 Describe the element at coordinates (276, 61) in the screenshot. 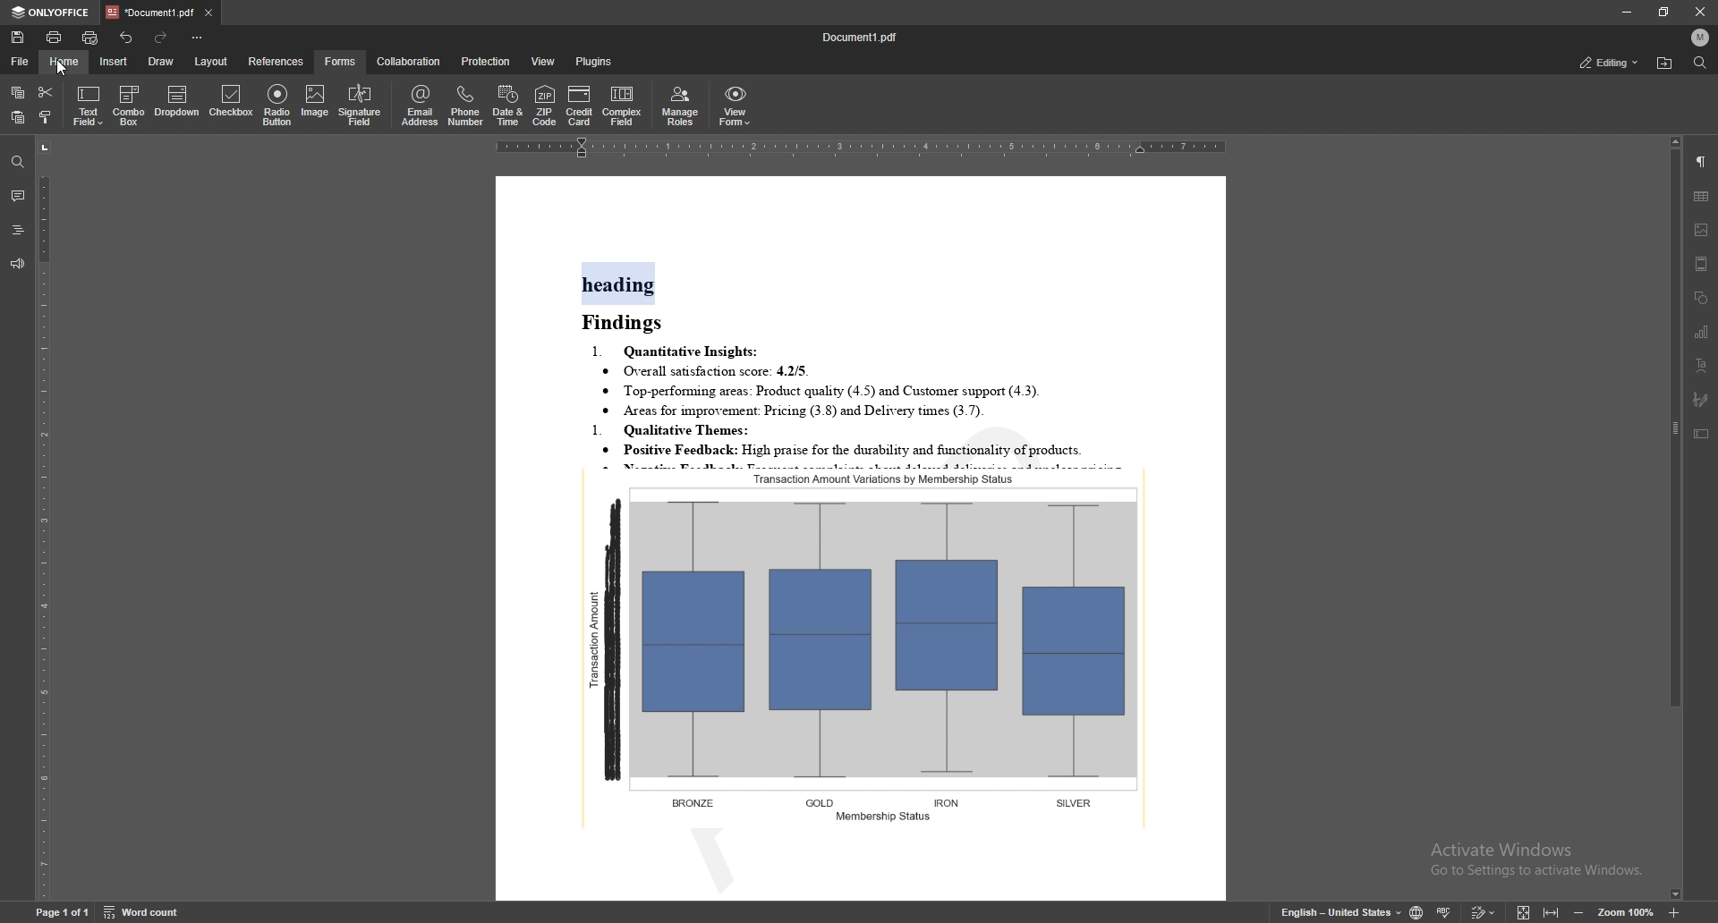

I see `references` at that location.